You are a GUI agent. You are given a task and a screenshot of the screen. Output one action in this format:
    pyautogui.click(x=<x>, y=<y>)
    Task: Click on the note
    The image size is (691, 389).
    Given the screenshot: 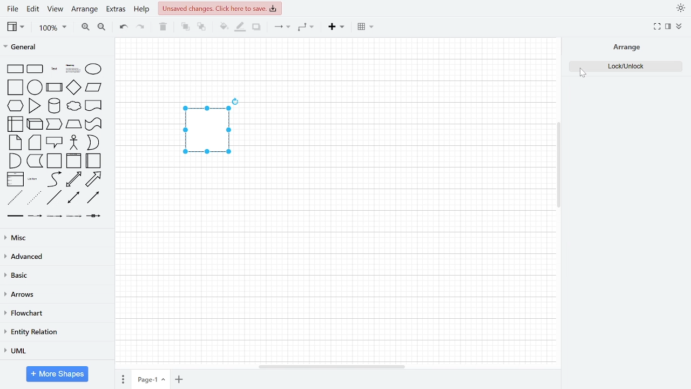 What is the action you would take?
    pyautogui.click(x=15, y=143)
    